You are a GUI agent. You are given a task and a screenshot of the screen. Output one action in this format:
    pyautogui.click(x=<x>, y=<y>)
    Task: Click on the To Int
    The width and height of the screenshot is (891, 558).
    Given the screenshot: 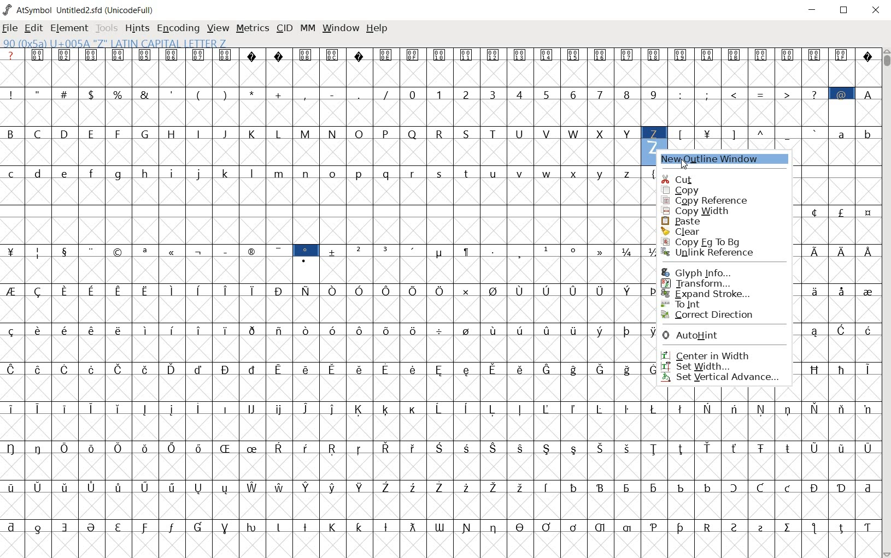 What is the action you would take?
    pyautogui.click(x=712, y=304)
    